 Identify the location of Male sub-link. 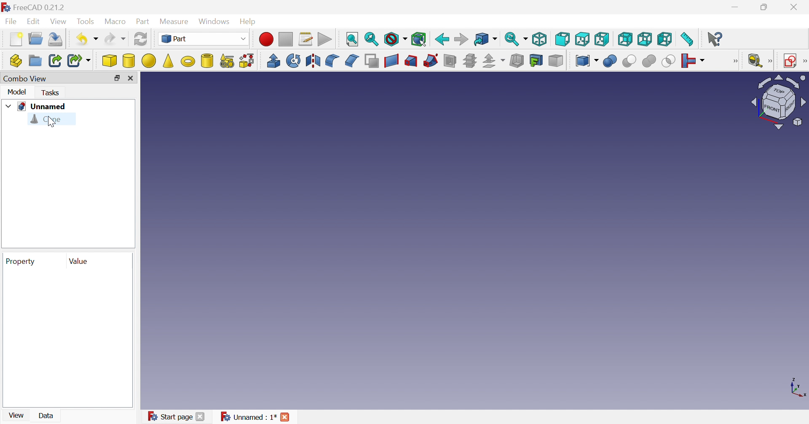
(80, 61).